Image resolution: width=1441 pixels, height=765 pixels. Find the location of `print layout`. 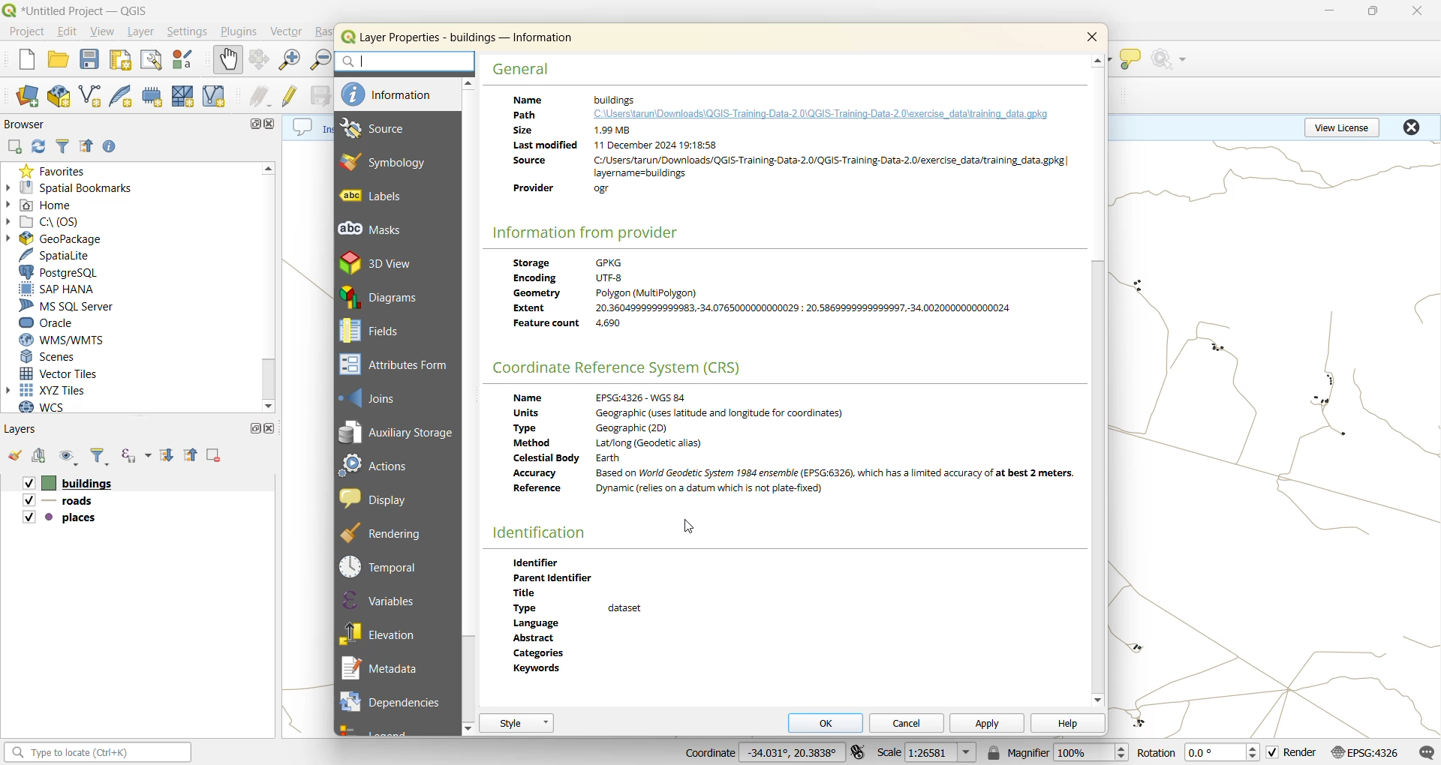

print layout is located at coordinates (122, 59).